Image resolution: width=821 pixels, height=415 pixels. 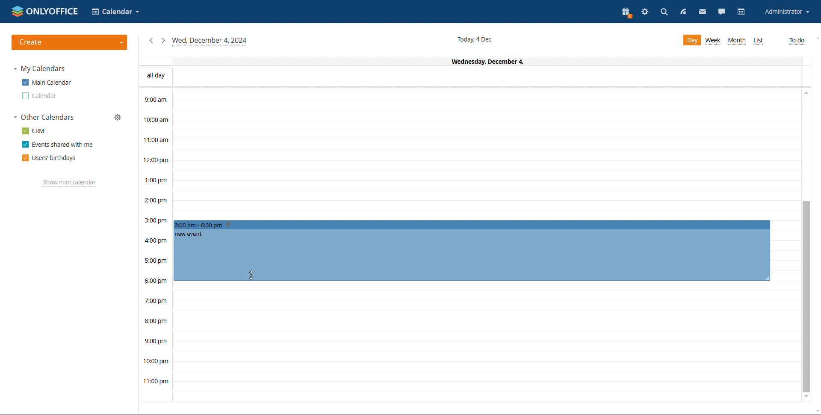 I want to click on show mini calendar, so click(x=69, y=183).